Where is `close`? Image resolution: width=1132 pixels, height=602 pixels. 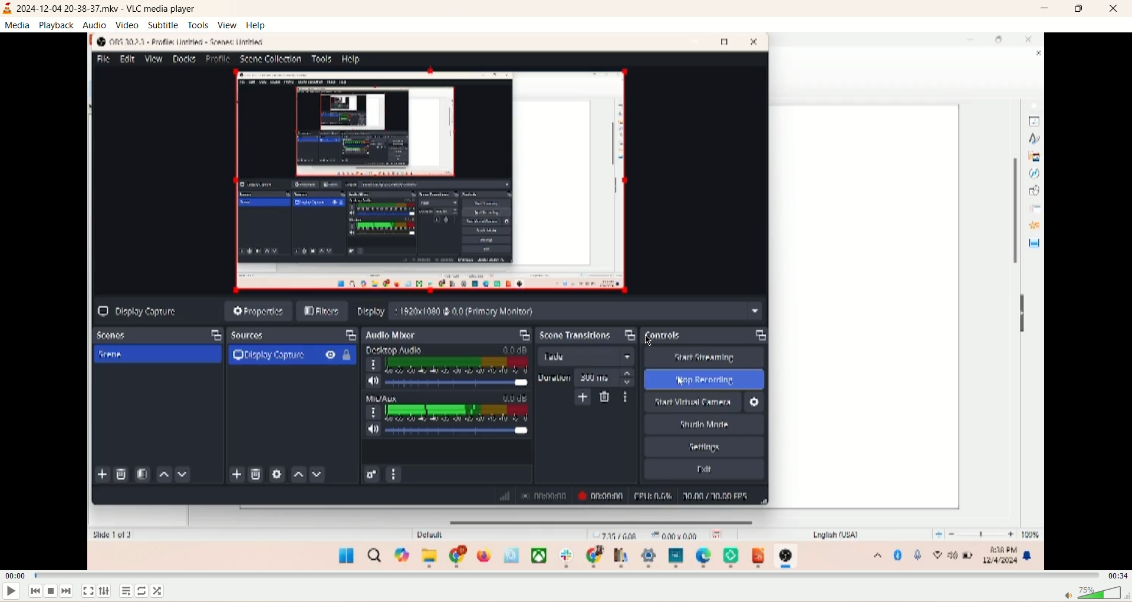
close is located at coordinates (1114, 10).